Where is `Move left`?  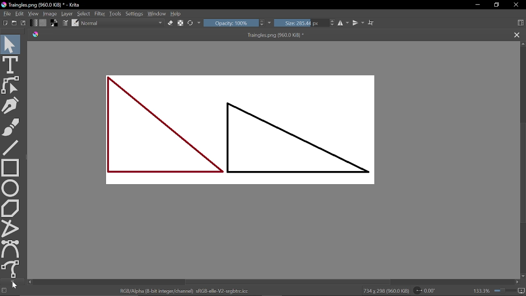
Move left is located at coordinates (30, 282).